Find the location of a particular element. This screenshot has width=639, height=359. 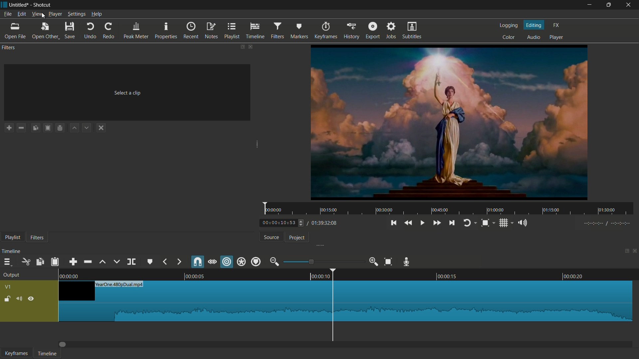

app name is located at coordinates (43, 5).